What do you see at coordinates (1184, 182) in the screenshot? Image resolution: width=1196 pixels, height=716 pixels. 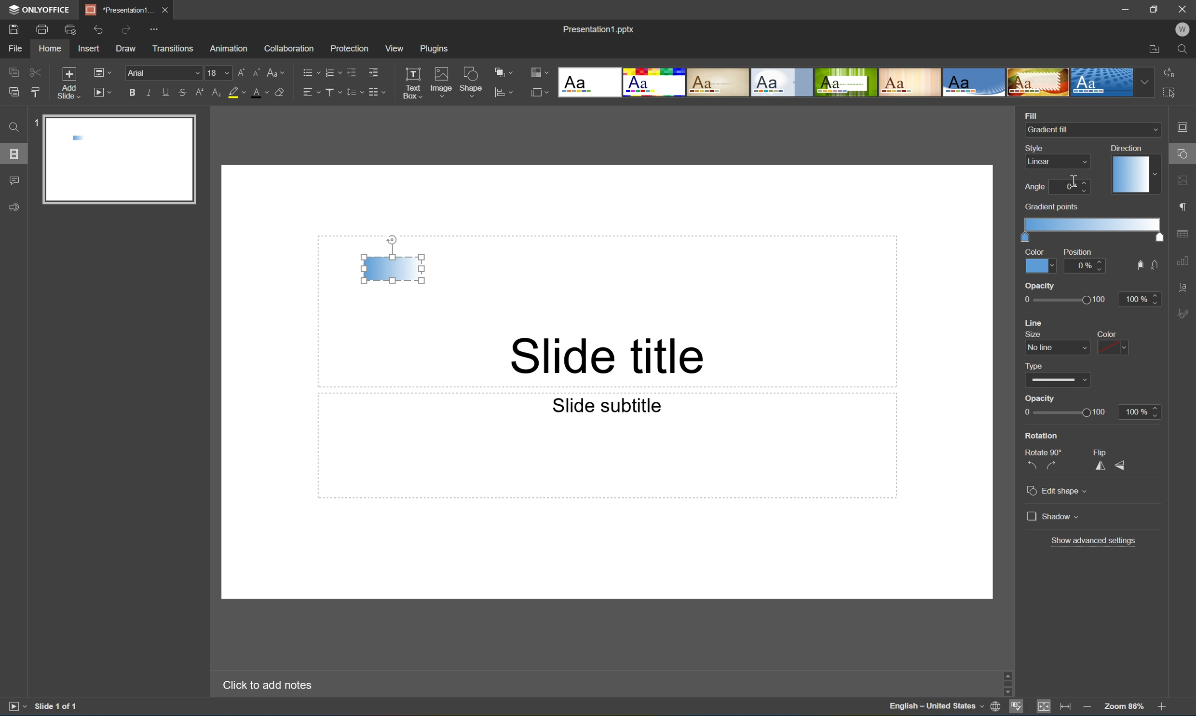 I see `image settings` at bounding box center [1184, 182].